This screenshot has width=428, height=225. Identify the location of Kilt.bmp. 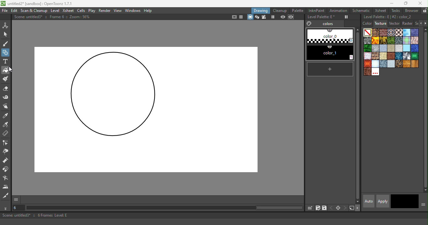
(406, 40).